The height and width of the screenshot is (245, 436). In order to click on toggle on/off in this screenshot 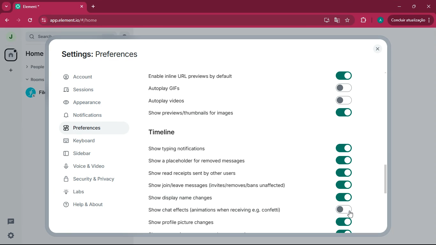, I will do `click(344, 100)`.